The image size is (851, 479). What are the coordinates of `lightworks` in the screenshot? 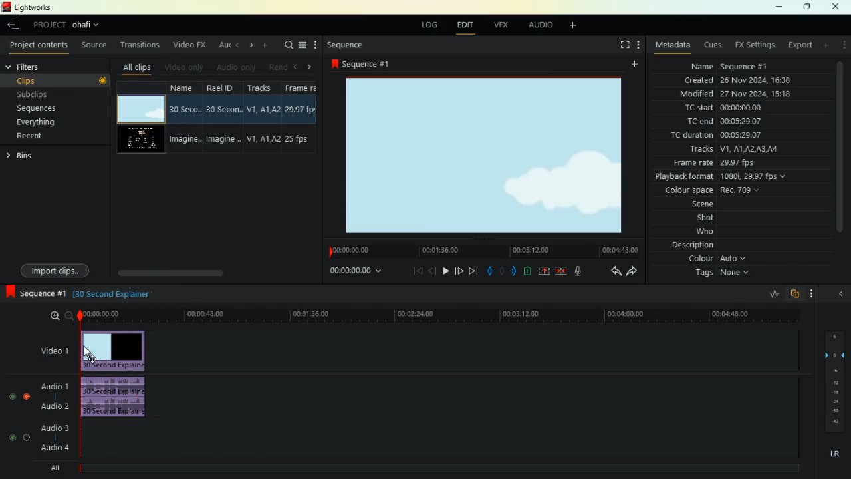 It's located at (33, 7).